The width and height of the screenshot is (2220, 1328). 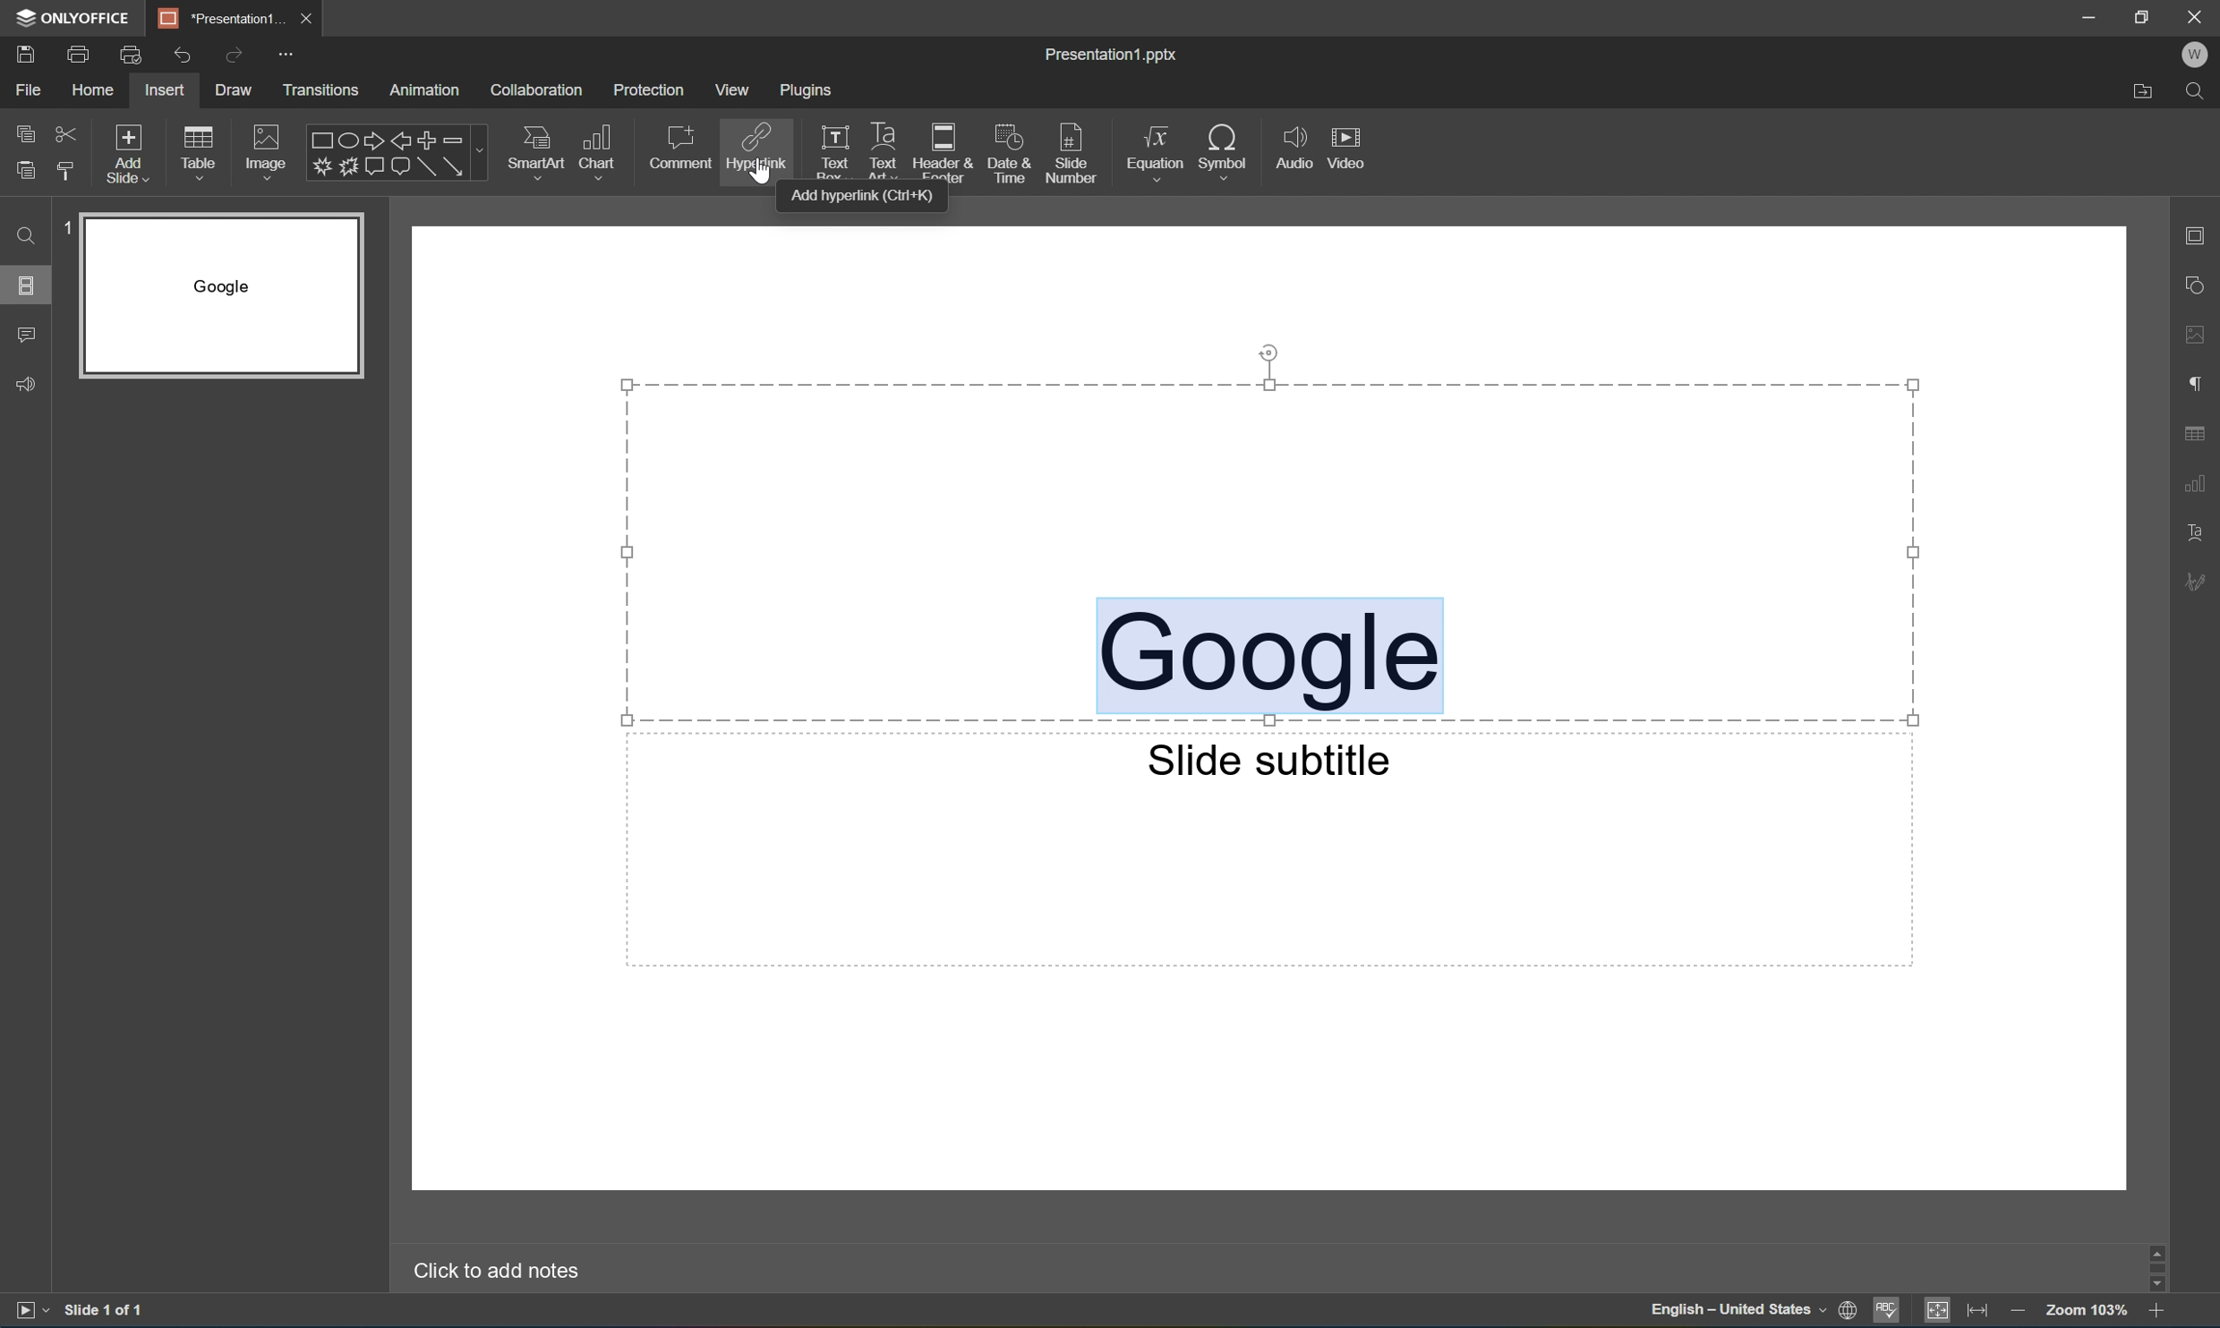 What do you see at coordinates (71, 132) in the screenshot?
I see `Cut` at bounding box center [71, 132].